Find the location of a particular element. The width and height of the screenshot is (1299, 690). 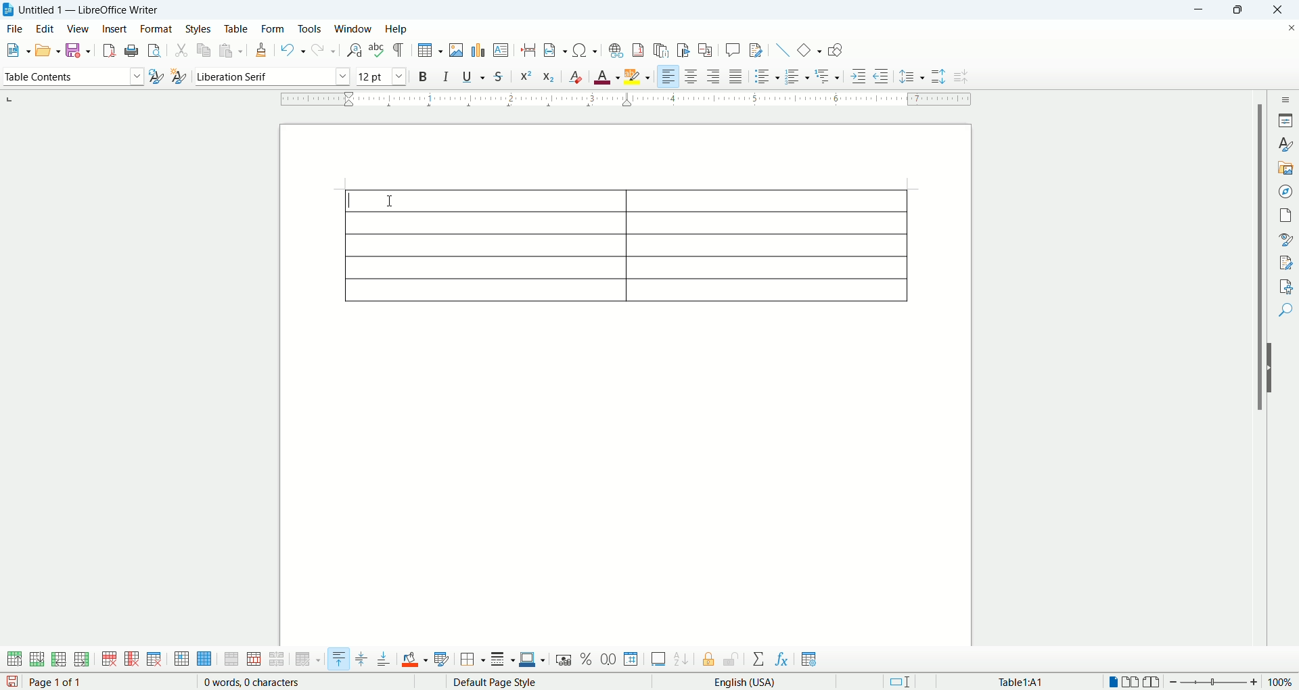

unordered list is located at coordinates (766, 76).